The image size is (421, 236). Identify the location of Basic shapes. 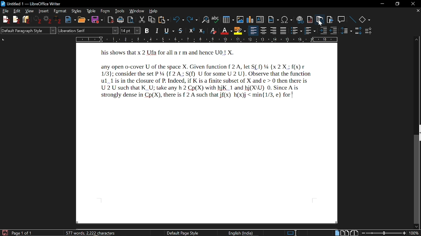
(364, 20).